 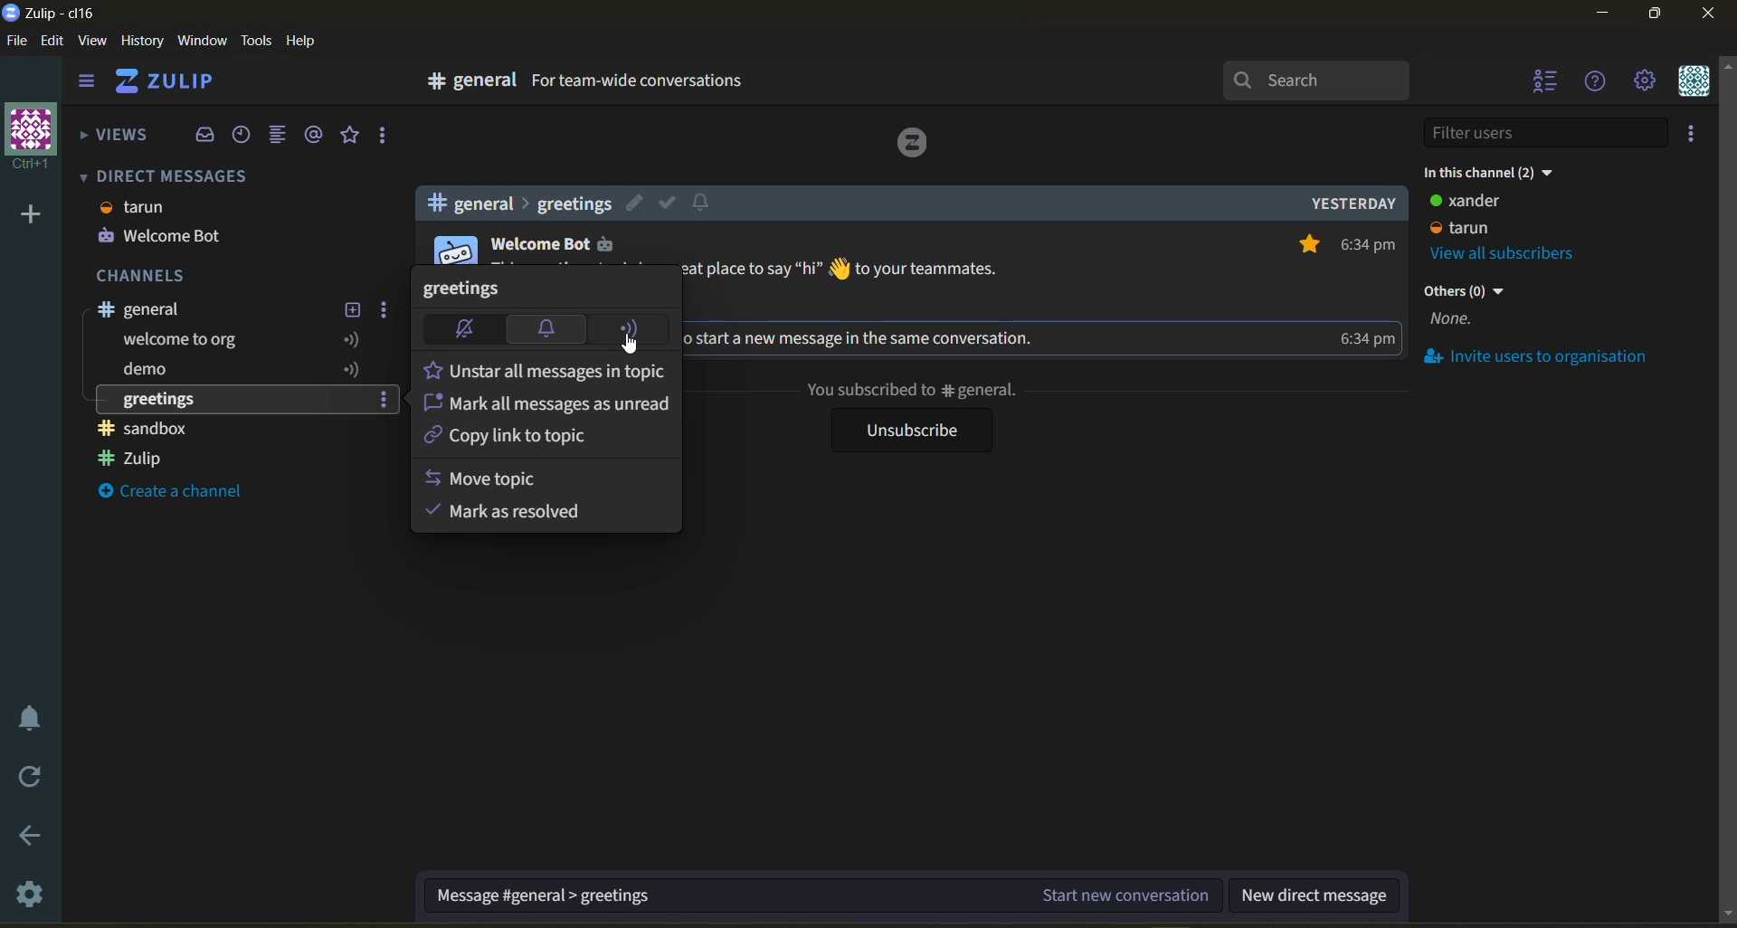 I want to click on sandbox, so click(x=151, y=427).